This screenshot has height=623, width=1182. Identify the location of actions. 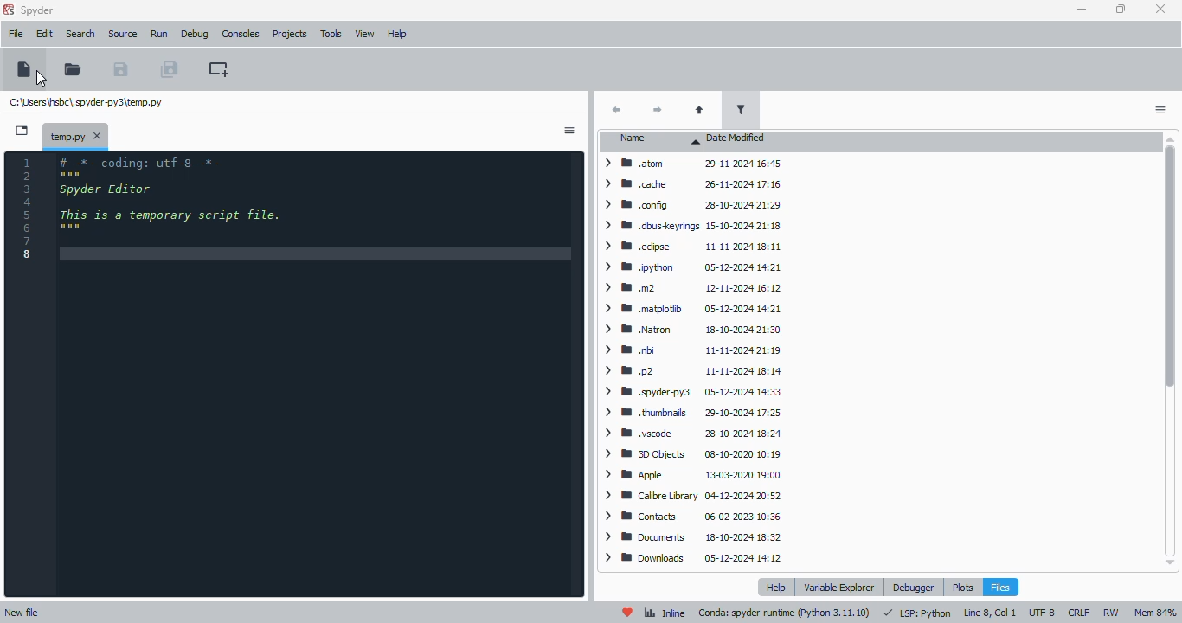
(569, 131).